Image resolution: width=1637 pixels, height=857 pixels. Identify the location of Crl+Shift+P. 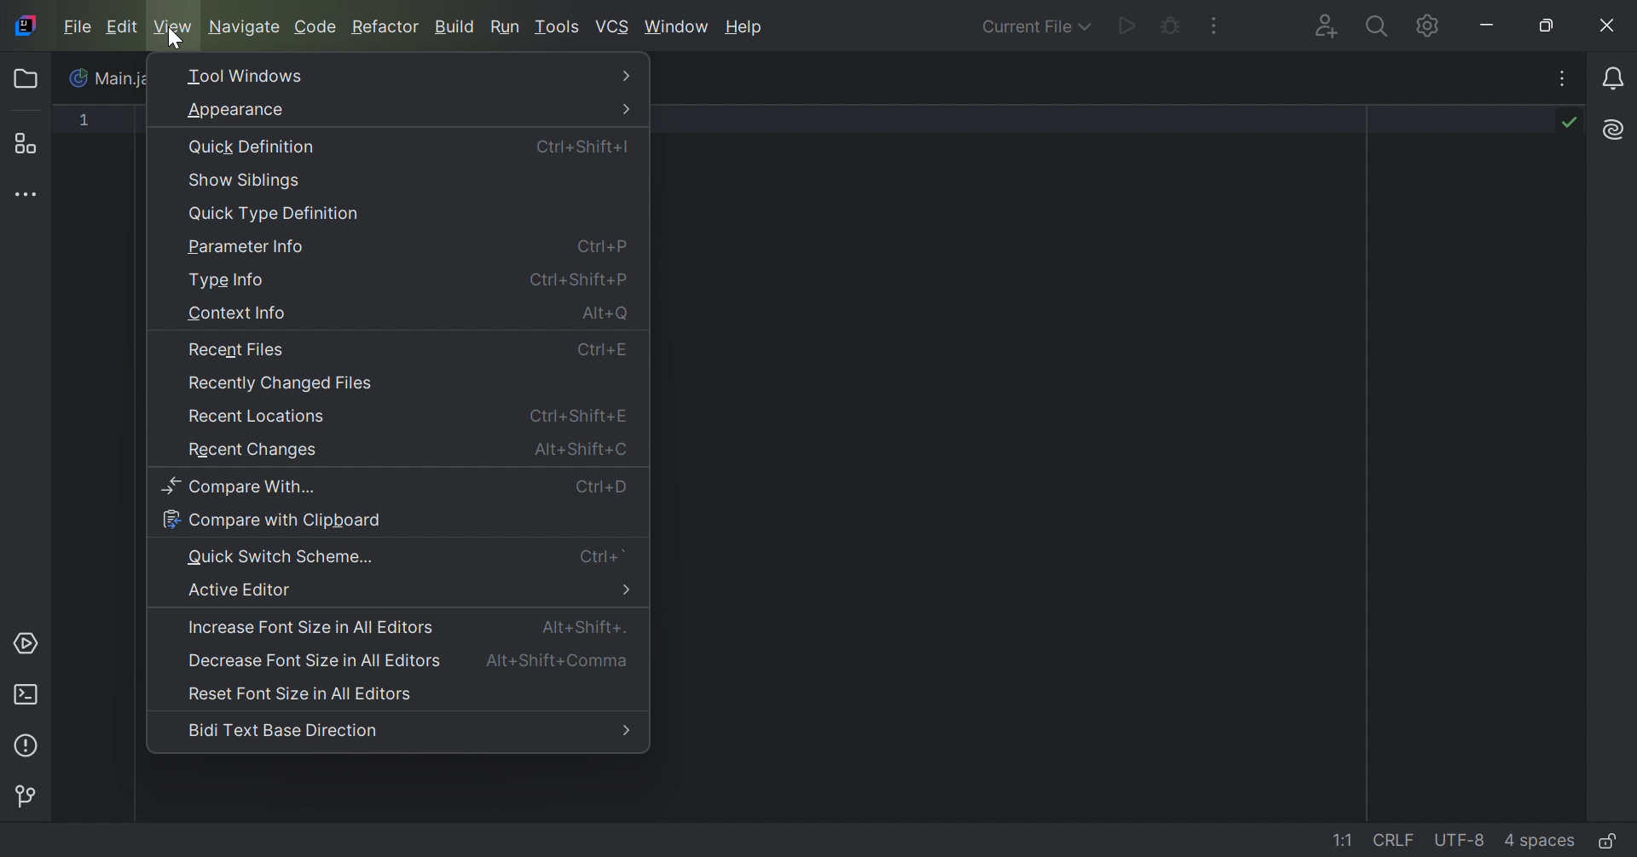
(576, 279).